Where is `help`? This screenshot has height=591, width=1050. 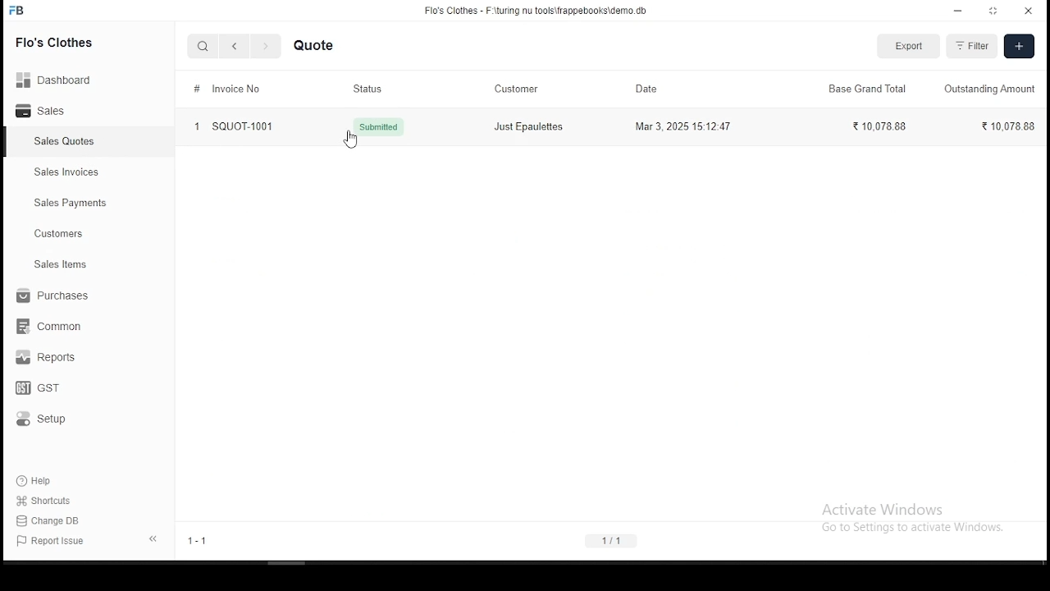
help is located at coordinates (39, 480).